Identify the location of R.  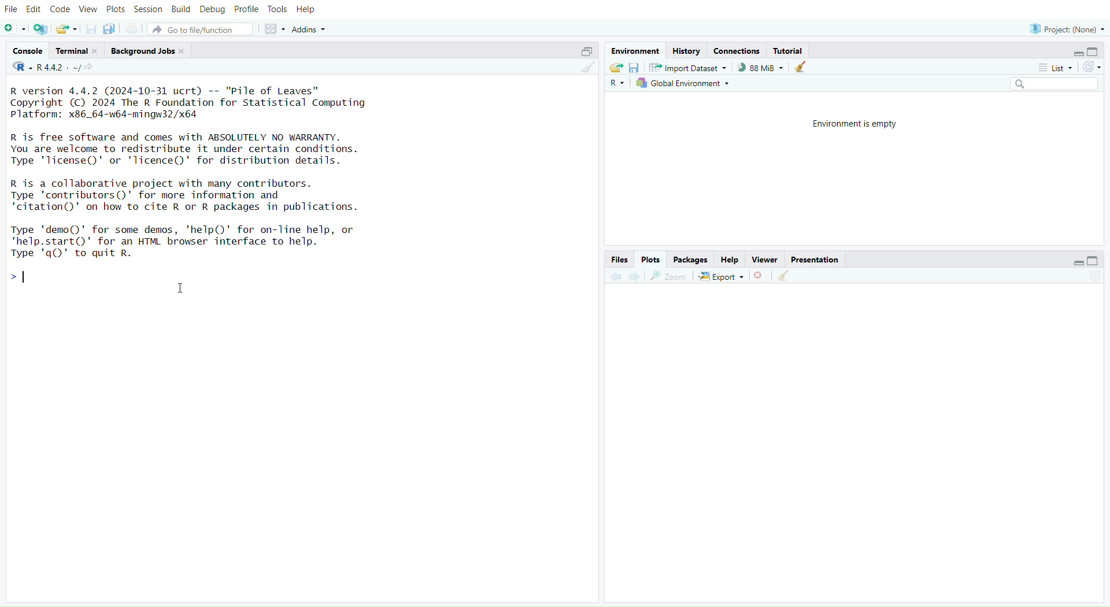
(616, 84).